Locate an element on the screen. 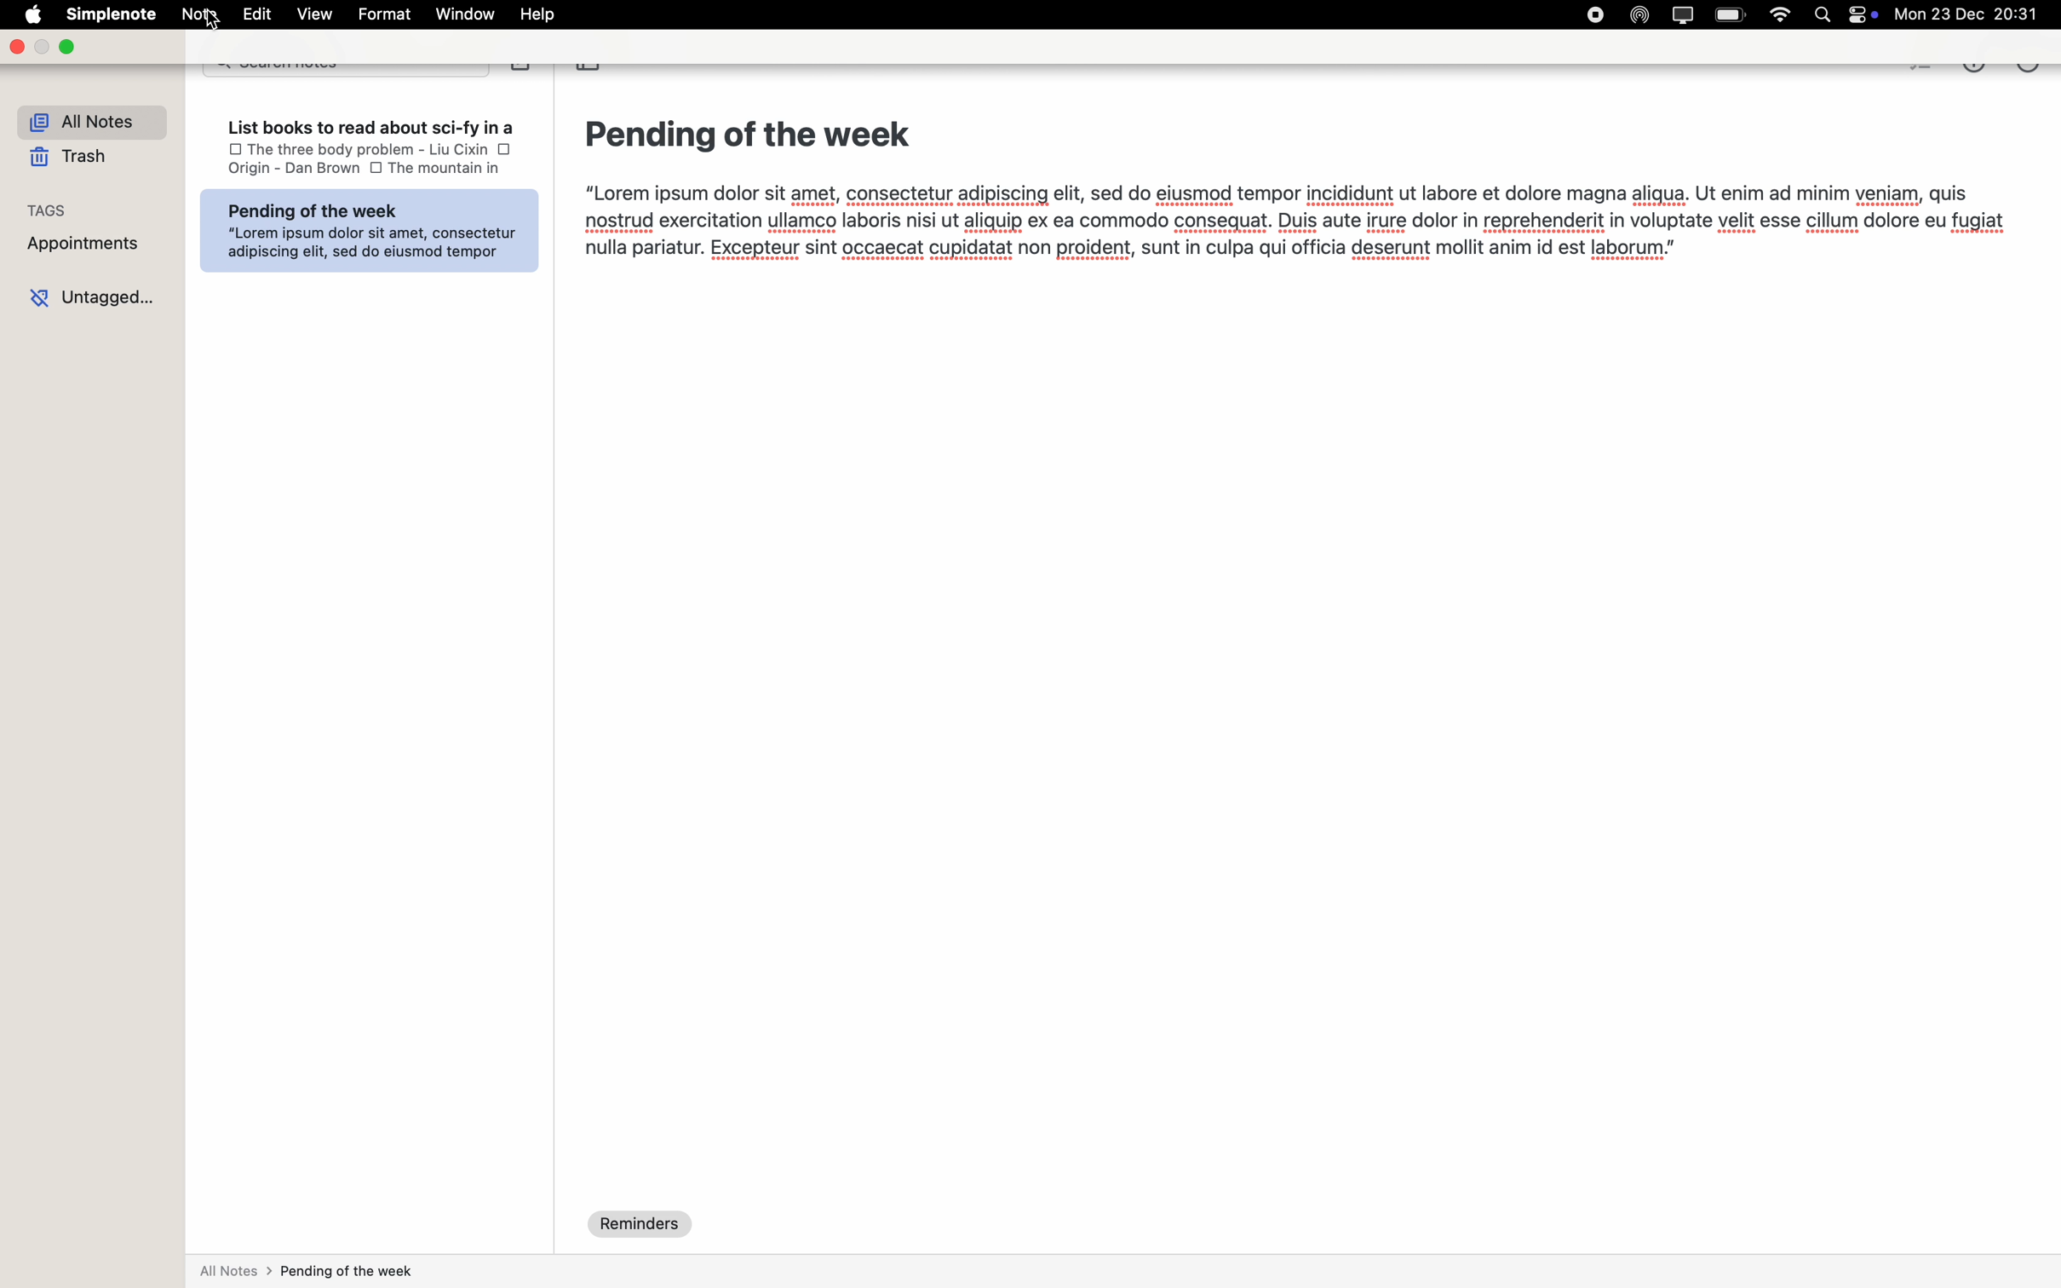 Image resolution: width=2061 pixels, height=1288 pixels. Origin - Dan Brown is located at coordinates (288, 172).